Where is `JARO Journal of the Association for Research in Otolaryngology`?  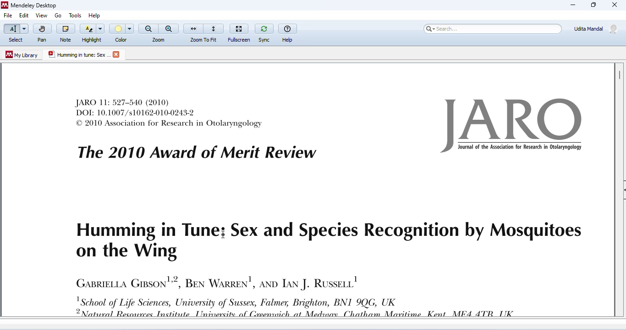 JARO Journal of the Association for Research in Otolaryngology is located at coordinates (514, 126).